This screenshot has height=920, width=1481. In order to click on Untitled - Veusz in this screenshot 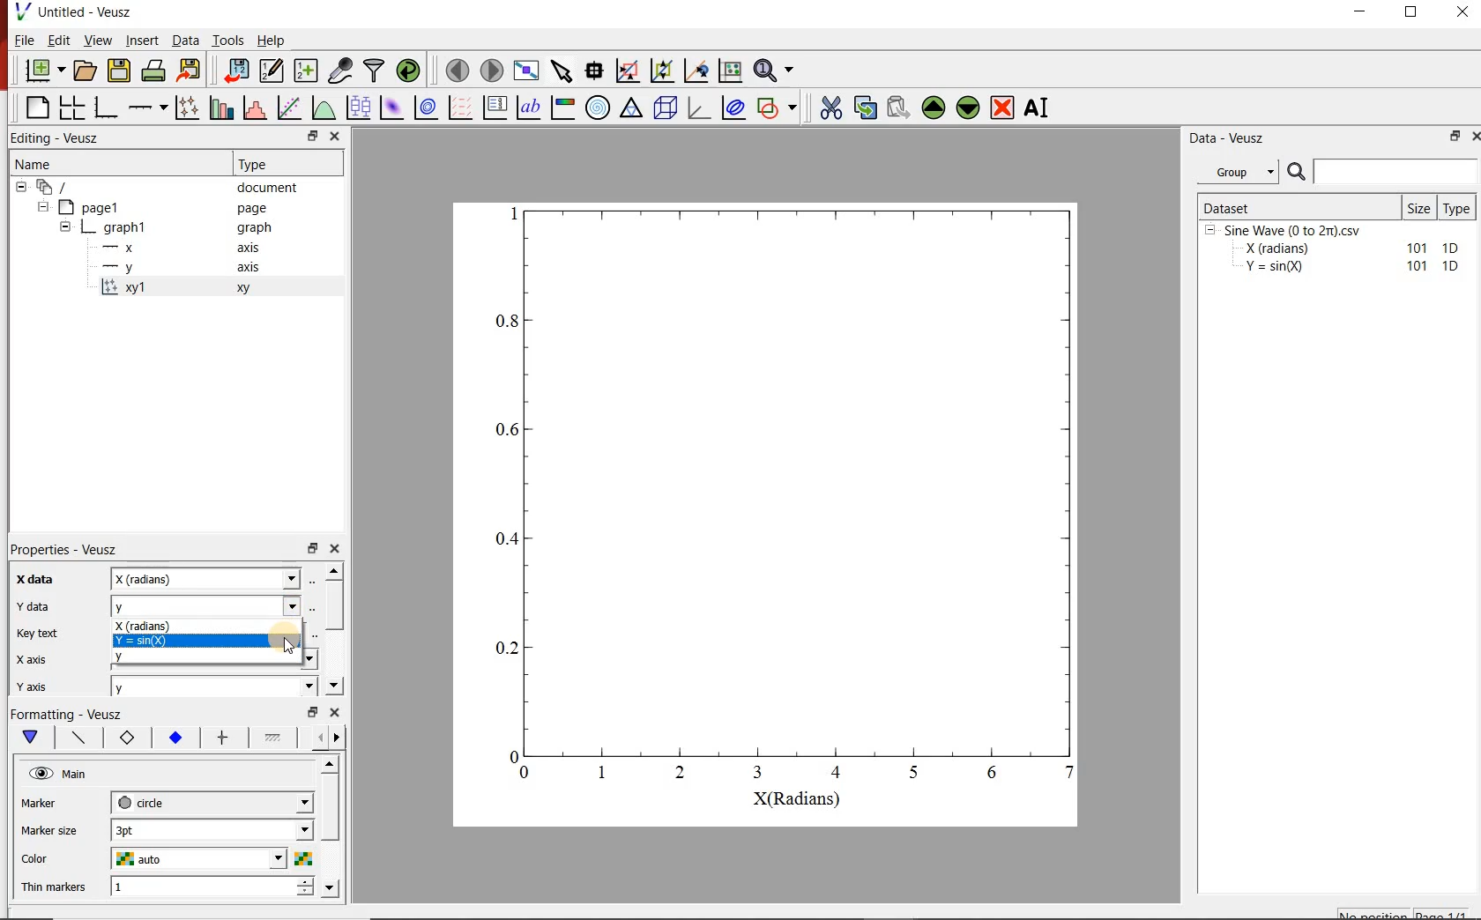, I will do `click(86, 11)`.